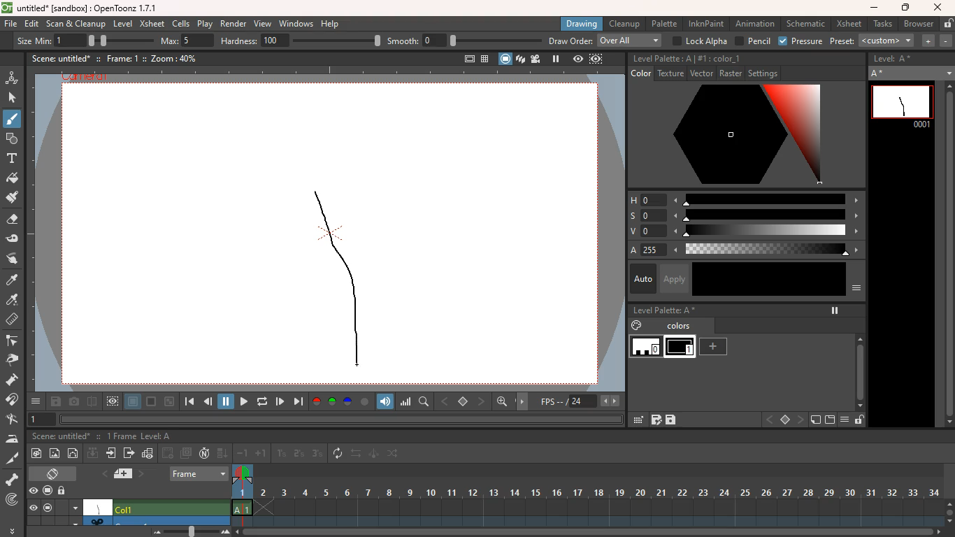 Image resolution: width=955 pixels, height=537 pixels. What do you see at coordinates (59, 58) in the screenshot?
I see `scene: untitled` at bounding box center [59, 58].